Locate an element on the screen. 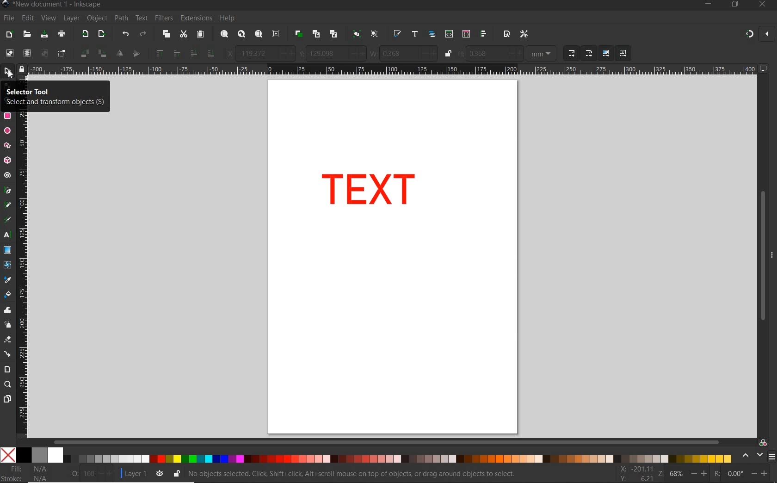 Image resolution: width=777 pixels, height=483 pixels. OPEN EXPORT is located at coordinates (102, 34).